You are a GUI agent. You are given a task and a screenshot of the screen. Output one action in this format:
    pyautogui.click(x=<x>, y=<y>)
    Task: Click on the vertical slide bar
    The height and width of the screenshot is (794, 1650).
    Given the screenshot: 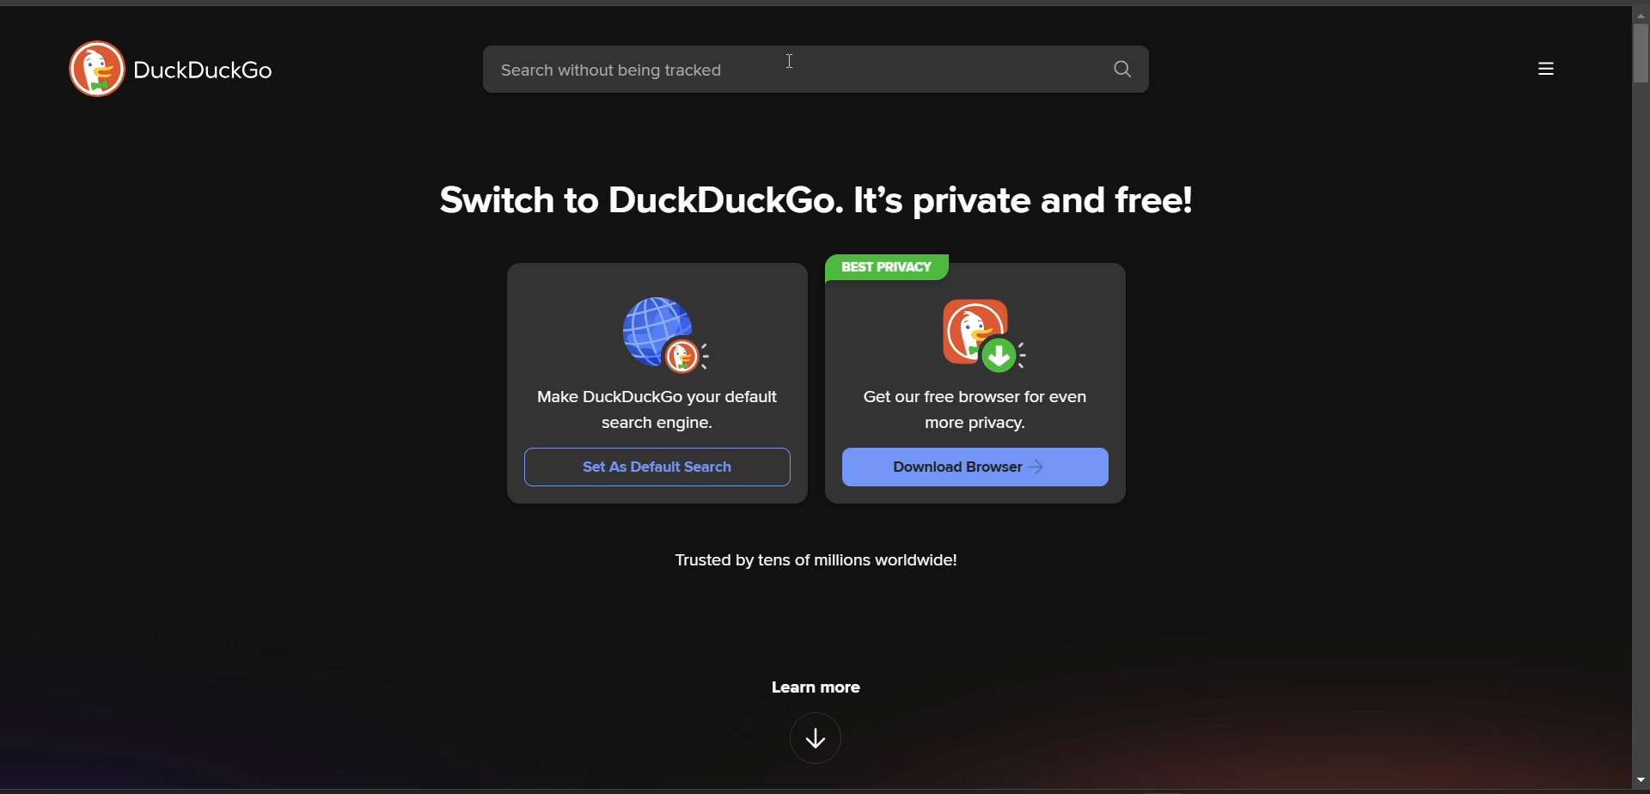 What is the action you would take?
    pyautogui.click(x=1638, y=56)
    